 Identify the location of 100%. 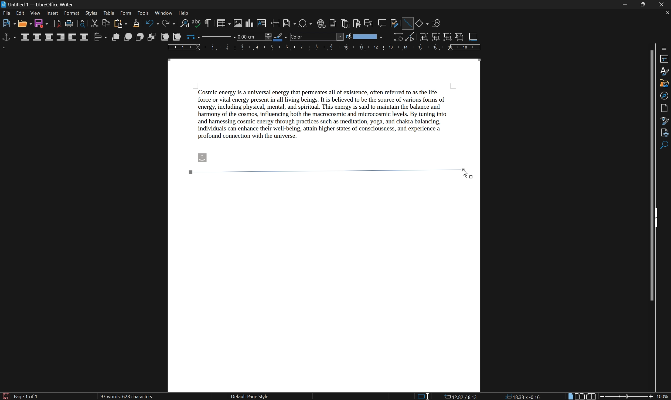
(663, 397).